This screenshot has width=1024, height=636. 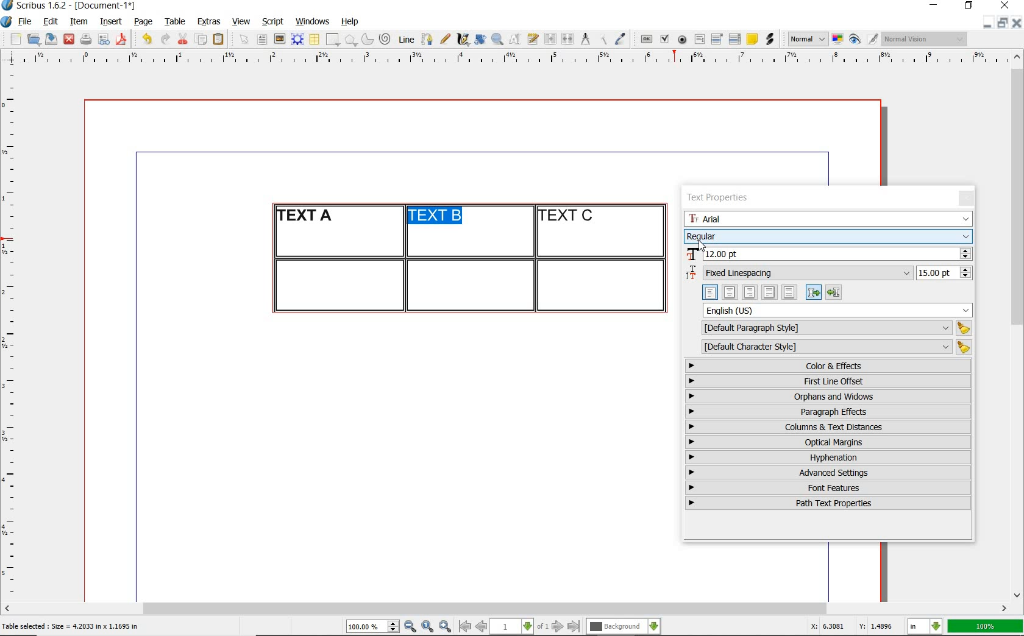 What do you see at coordinates (334, 40) in the screenshot?
I see `shape` at bounding box center [334, 40].